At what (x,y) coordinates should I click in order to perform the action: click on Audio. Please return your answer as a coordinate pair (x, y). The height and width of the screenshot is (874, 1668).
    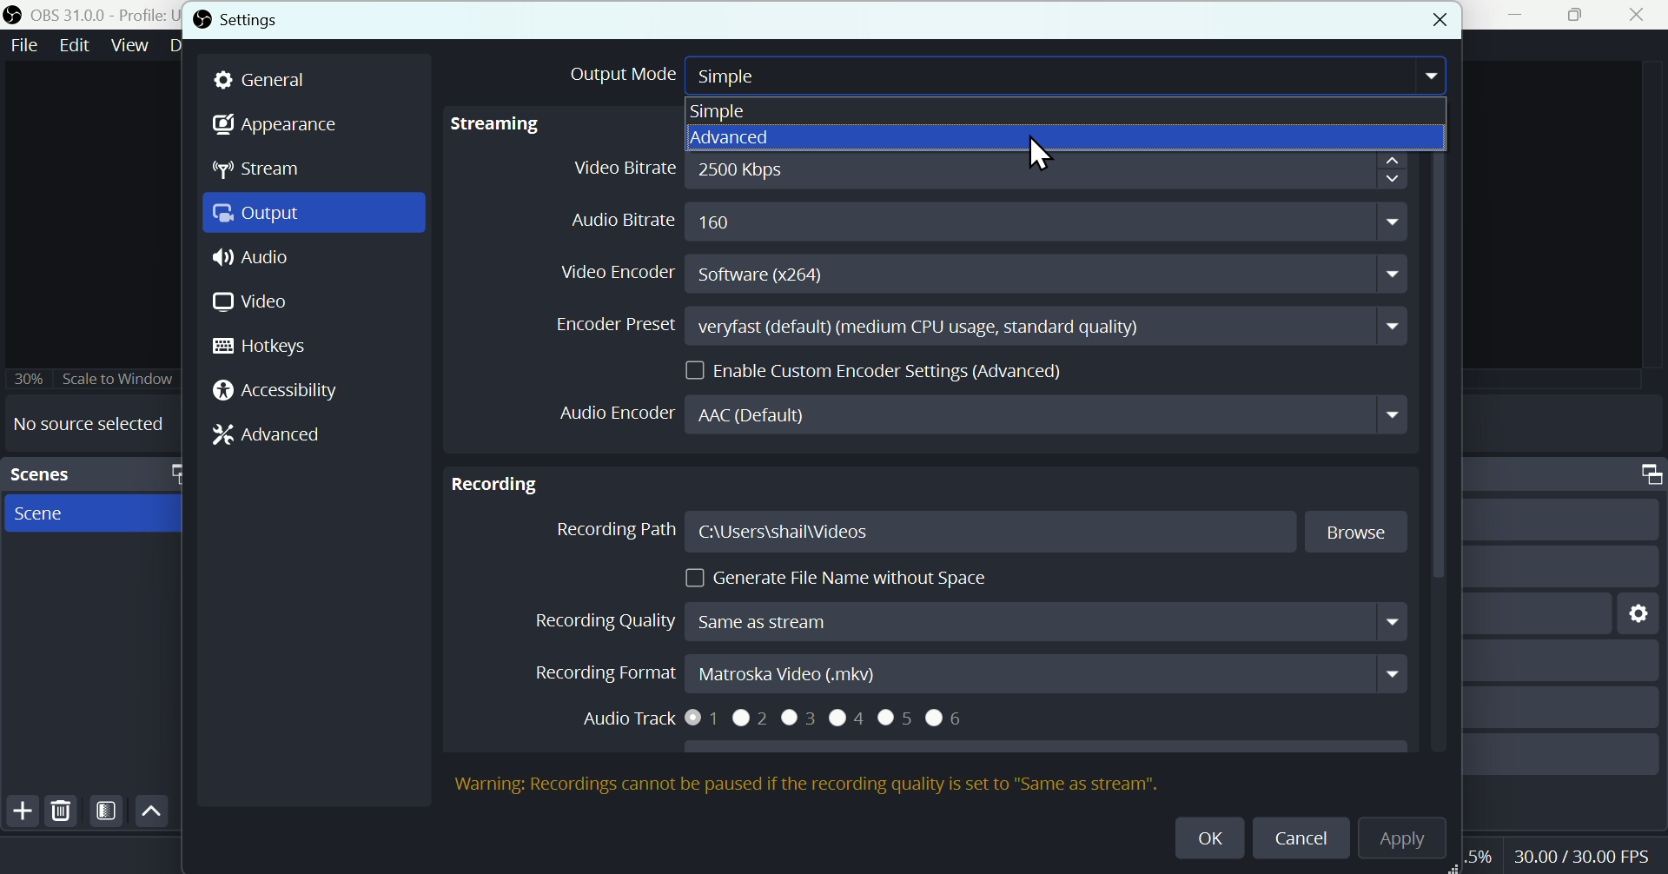
    Looking at the image, I should click on (313, 255).